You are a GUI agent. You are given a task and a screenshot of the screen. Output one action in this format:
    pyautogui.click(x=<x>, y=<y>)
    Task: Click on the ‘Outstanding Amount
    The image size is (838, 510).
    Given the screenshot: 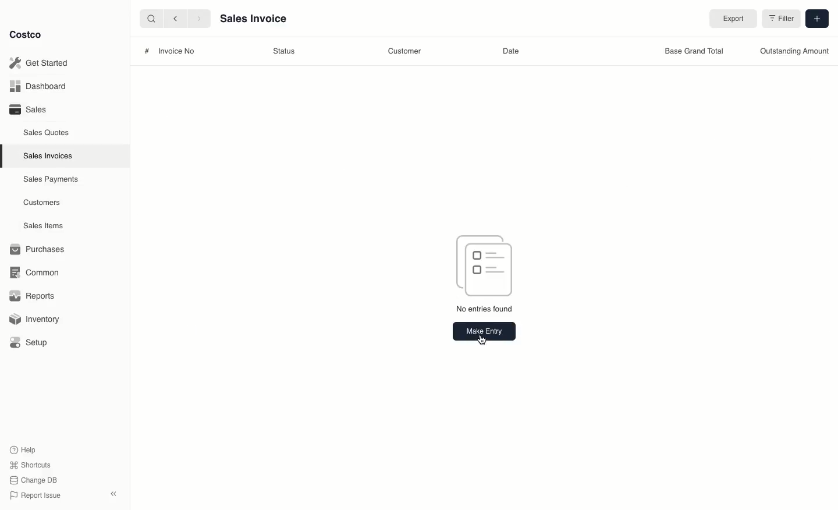 What is the action you would take?
    pyautogui.click(x=794, y=52)
    